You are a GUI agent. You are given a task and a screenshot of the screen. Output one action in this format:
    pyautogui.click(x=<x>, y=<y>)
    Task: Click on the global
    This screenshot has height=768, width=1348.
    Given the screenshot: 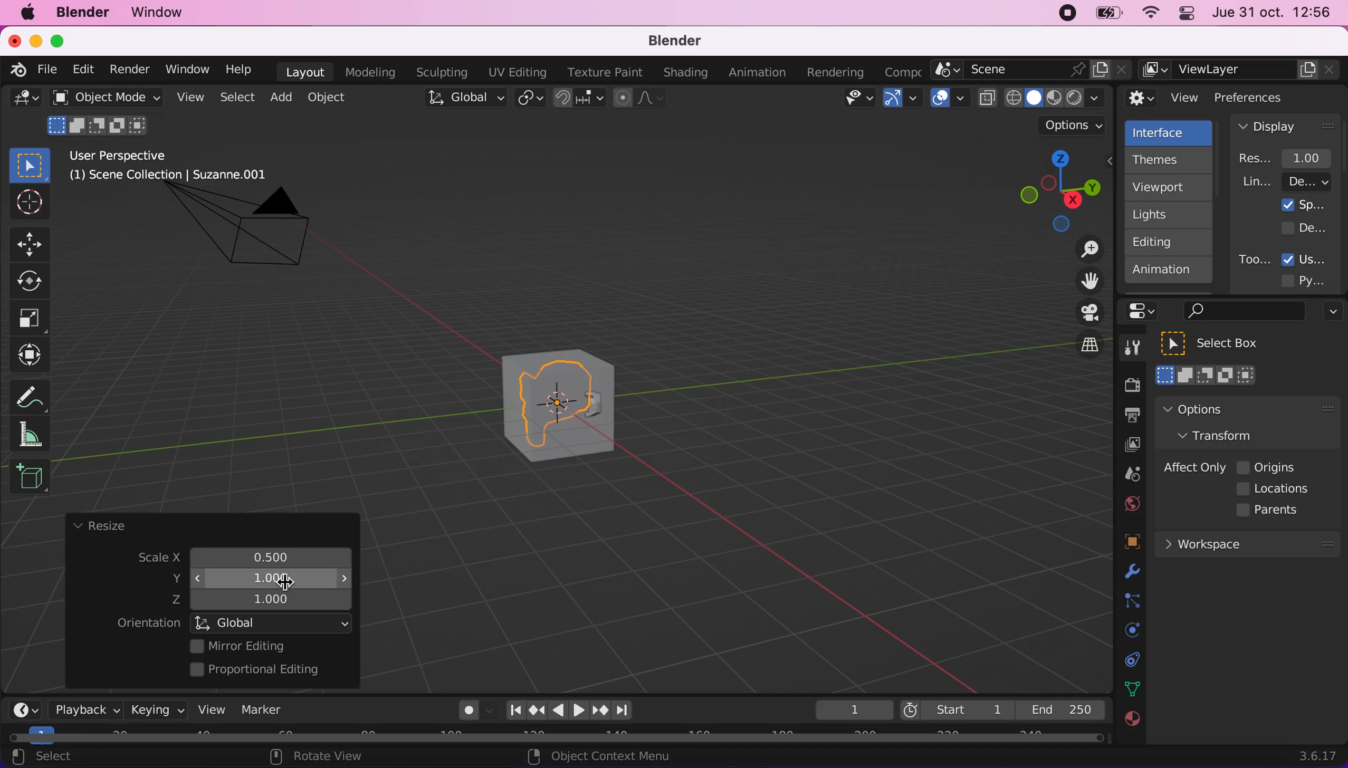 What is the action you would take?
    pyautogui.click(x=463, y=100)
    